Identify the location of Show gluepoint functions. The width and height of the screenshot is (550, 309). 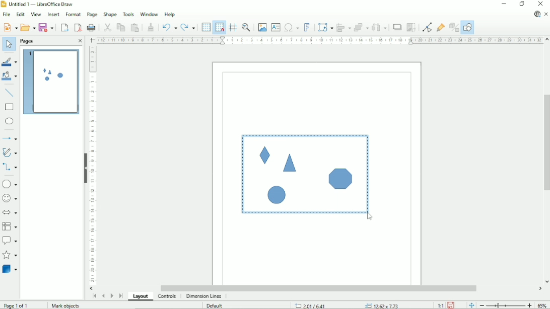
(440, 26).